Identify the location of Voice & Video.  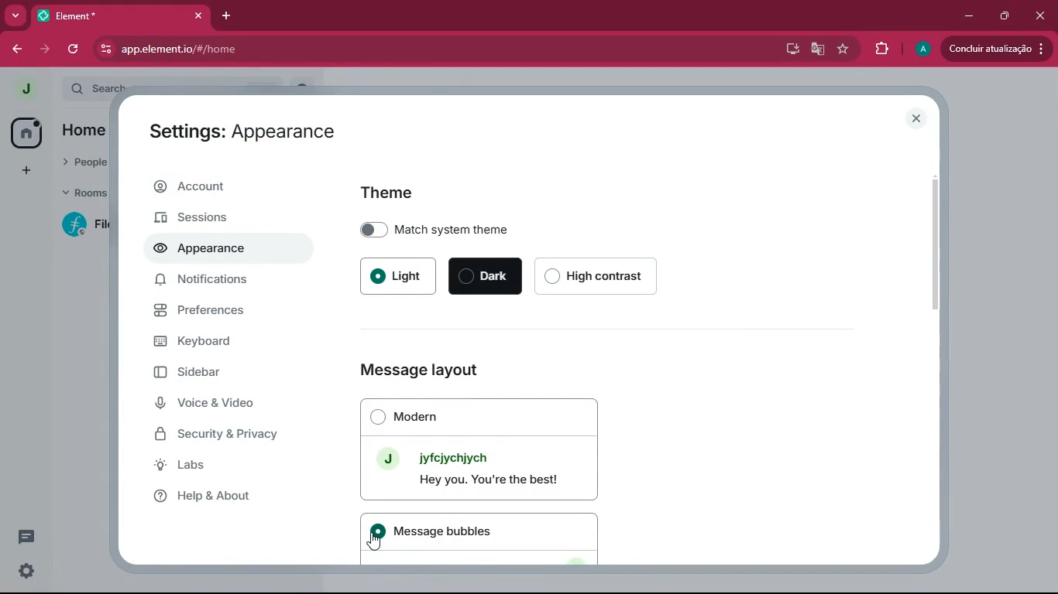
(214, 401).